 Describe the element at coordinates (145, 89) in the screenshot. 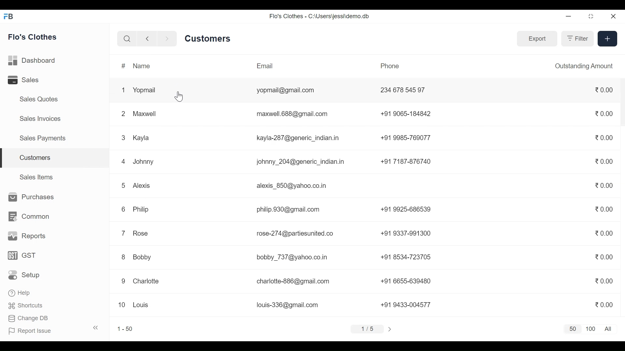

I see `Yopmail` at that location.